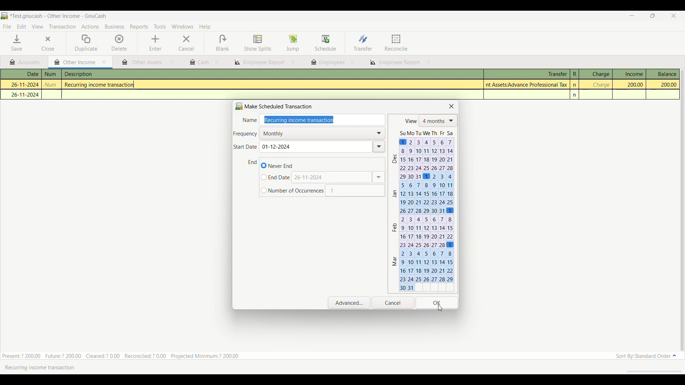 The width and height of the screenshot is (685, 385). I want to click on employee report, so click(399, 63).